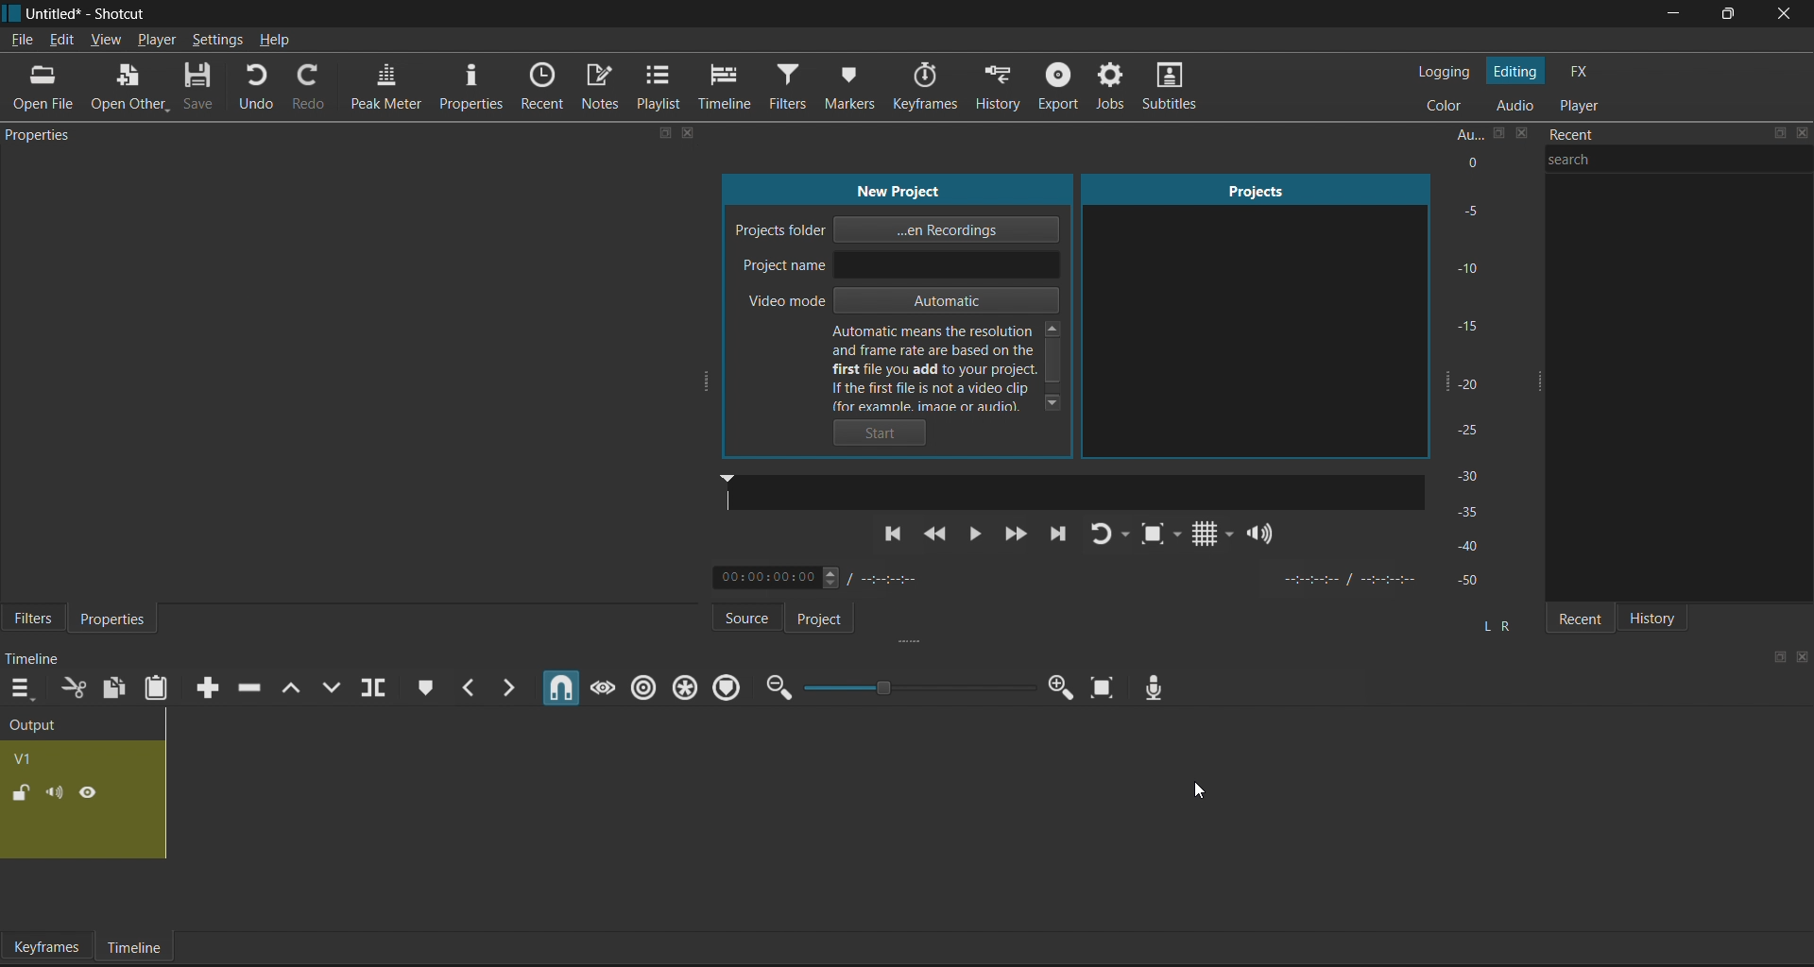 The image size is (1814, 967). I want to click on Ripple delete, so click(254, 684).